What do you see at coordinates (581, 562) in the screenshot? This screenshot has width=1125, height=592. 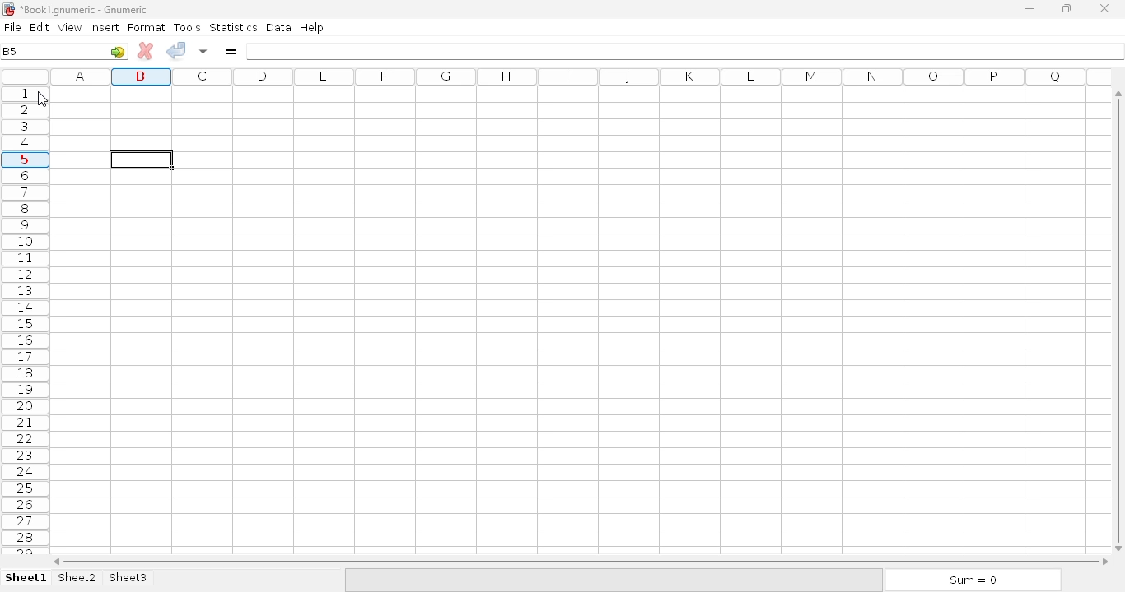 I see `horizontal scroll bar` at bounding box center [581, 562].